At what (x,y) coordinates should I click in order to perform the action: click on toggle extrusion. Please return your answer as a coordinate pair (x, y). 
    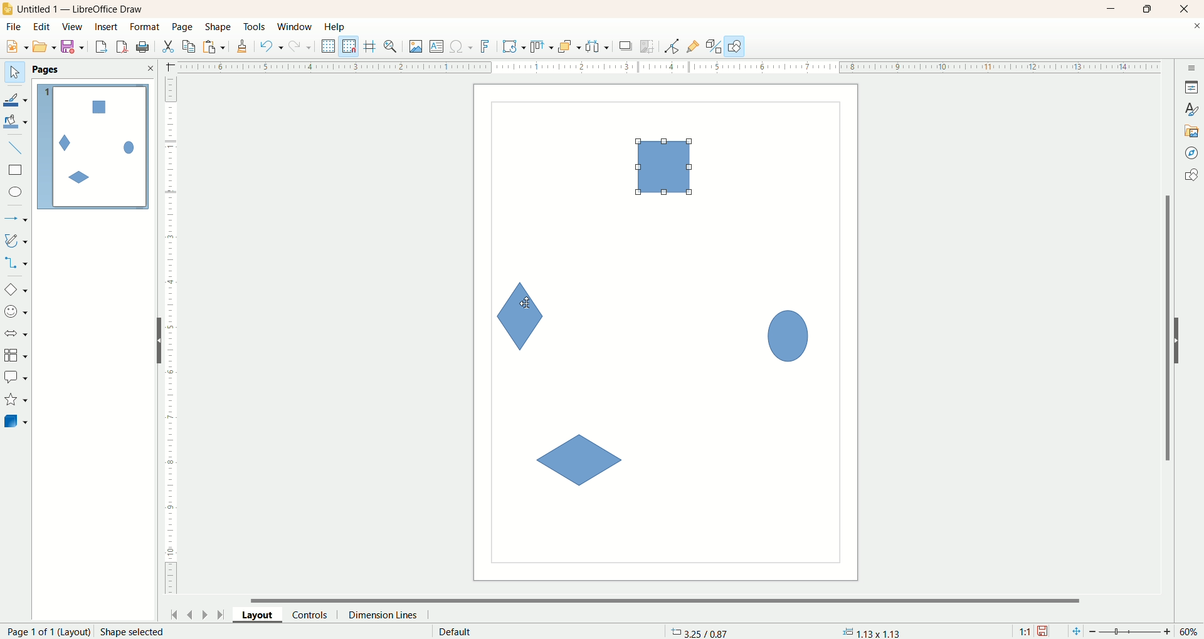
    Looking at the image, I should click on (714, 46).